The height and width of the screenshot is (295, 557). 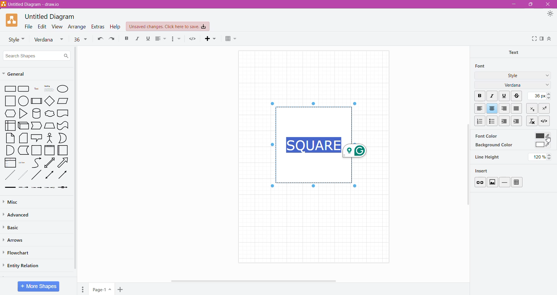 I want to click on Restore Down, so click(x=529, y=5).